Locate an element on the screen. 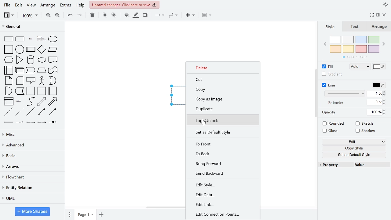 The image size is (391, 220). Cursor is located at coordinates (203, 123).